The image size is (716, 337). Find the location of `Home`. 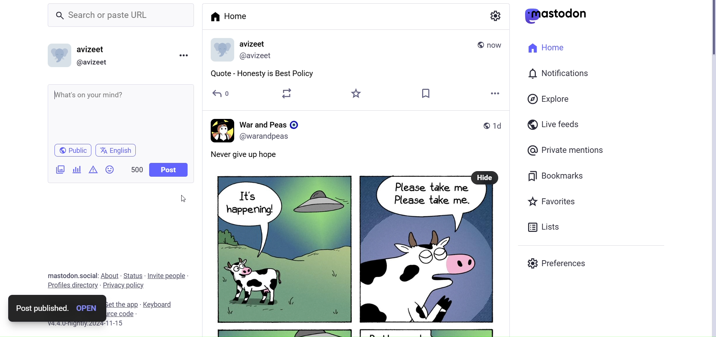

Home is located at coordinates (546, 48).